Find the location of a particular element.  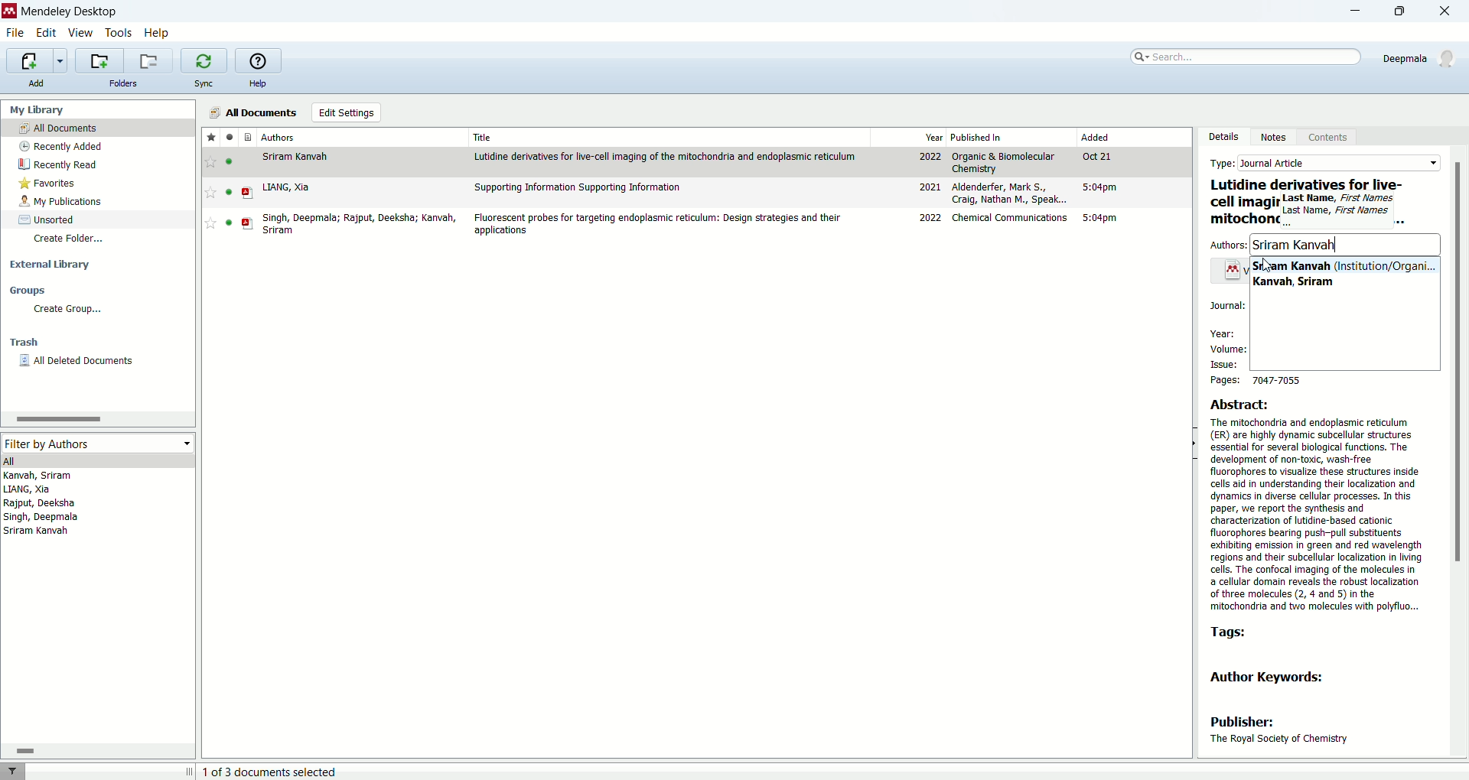

authors is located at coordinates (279, 135).